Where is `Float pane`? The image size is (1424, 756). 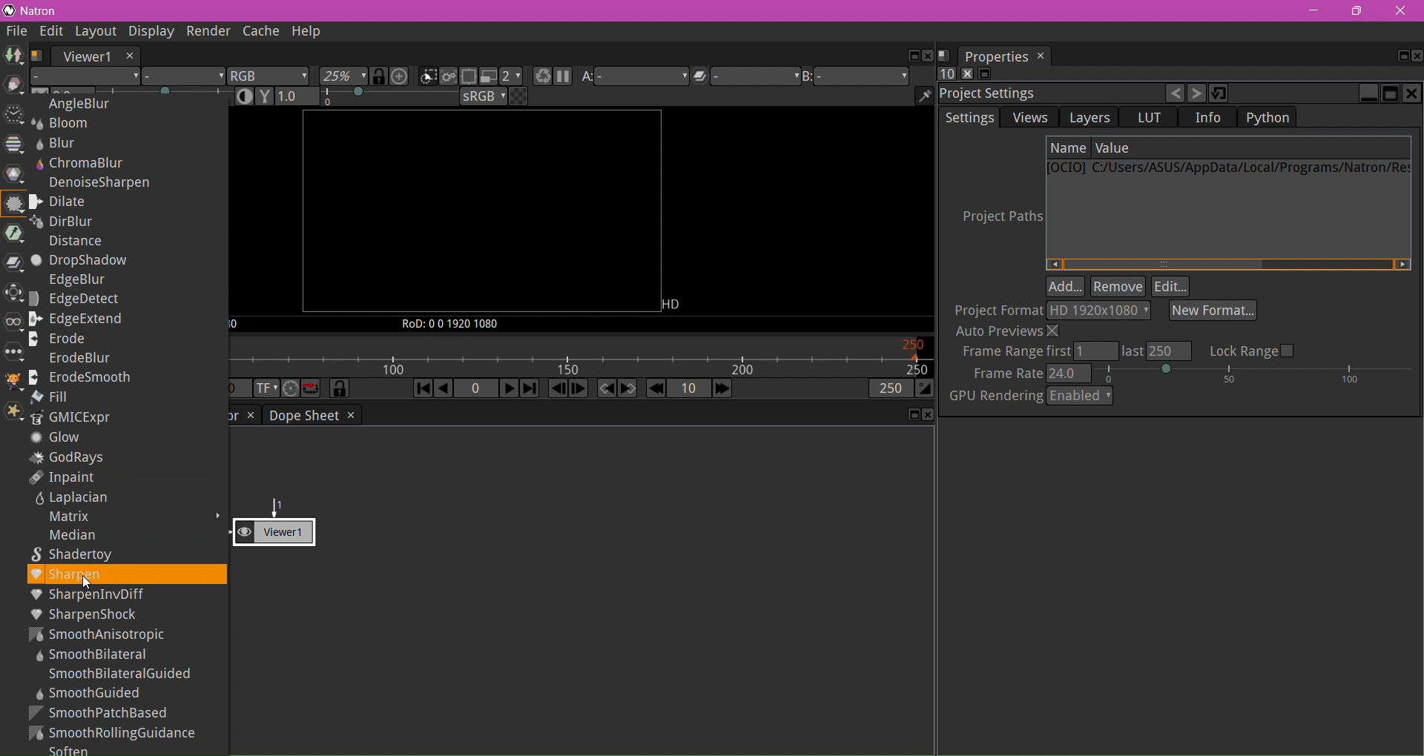
Float pane is located at coordinates (1398, 56).